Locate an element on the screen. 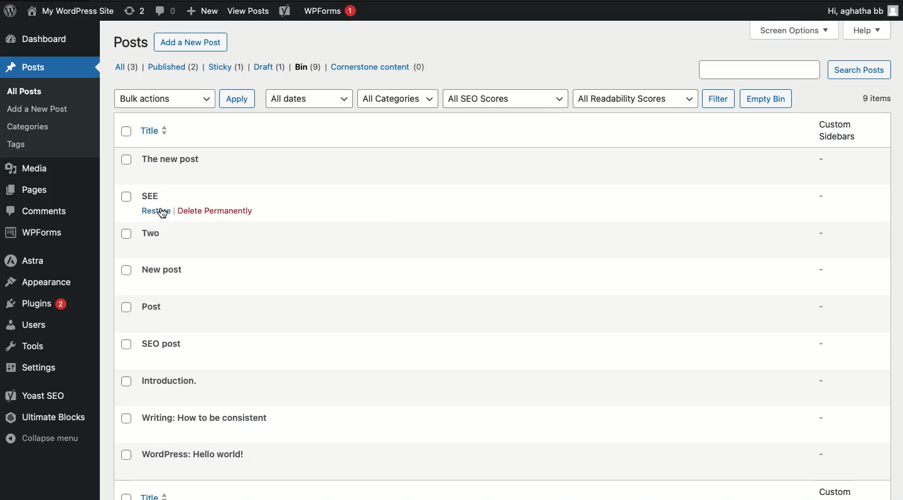 Image resolution: width=903 pixels, height=500 pixels. Checkbox is located at coordinates (127, 197).